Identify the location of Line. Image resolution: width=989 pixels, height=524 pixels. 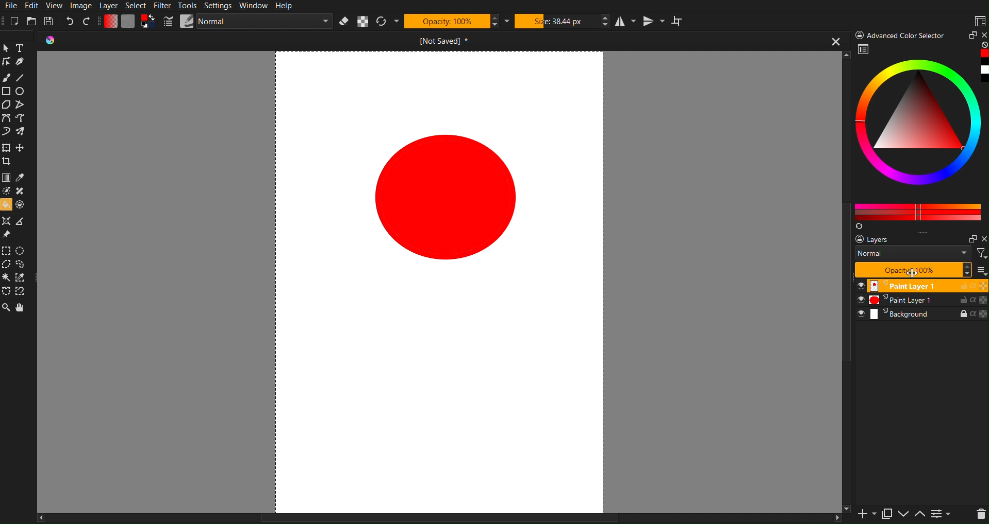
(22, 78).